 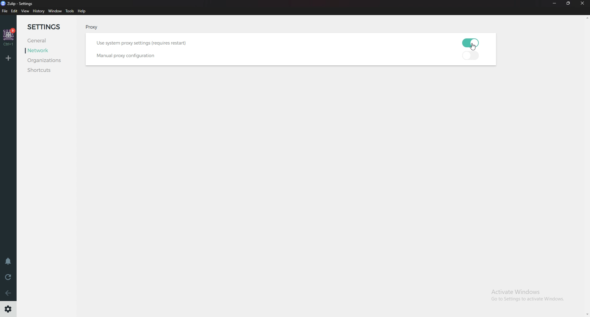 What do you see at coordinates (51, 61) in the screenshot?
I see `Organizations` at bounding box center [51, 61].